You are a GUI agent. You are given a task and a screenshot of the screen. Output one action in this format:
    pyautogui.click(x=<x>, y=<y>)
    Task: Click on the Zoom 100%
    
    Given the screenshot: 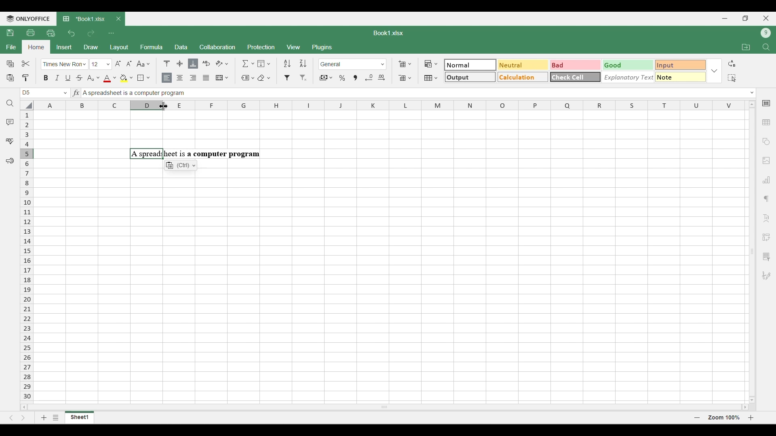 What is the action you would take?
    pyautogui.click(x=724, y=417)
    